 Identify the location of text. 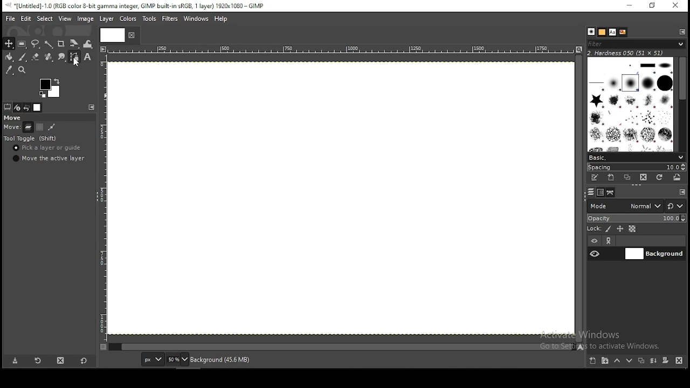
(612, 32).